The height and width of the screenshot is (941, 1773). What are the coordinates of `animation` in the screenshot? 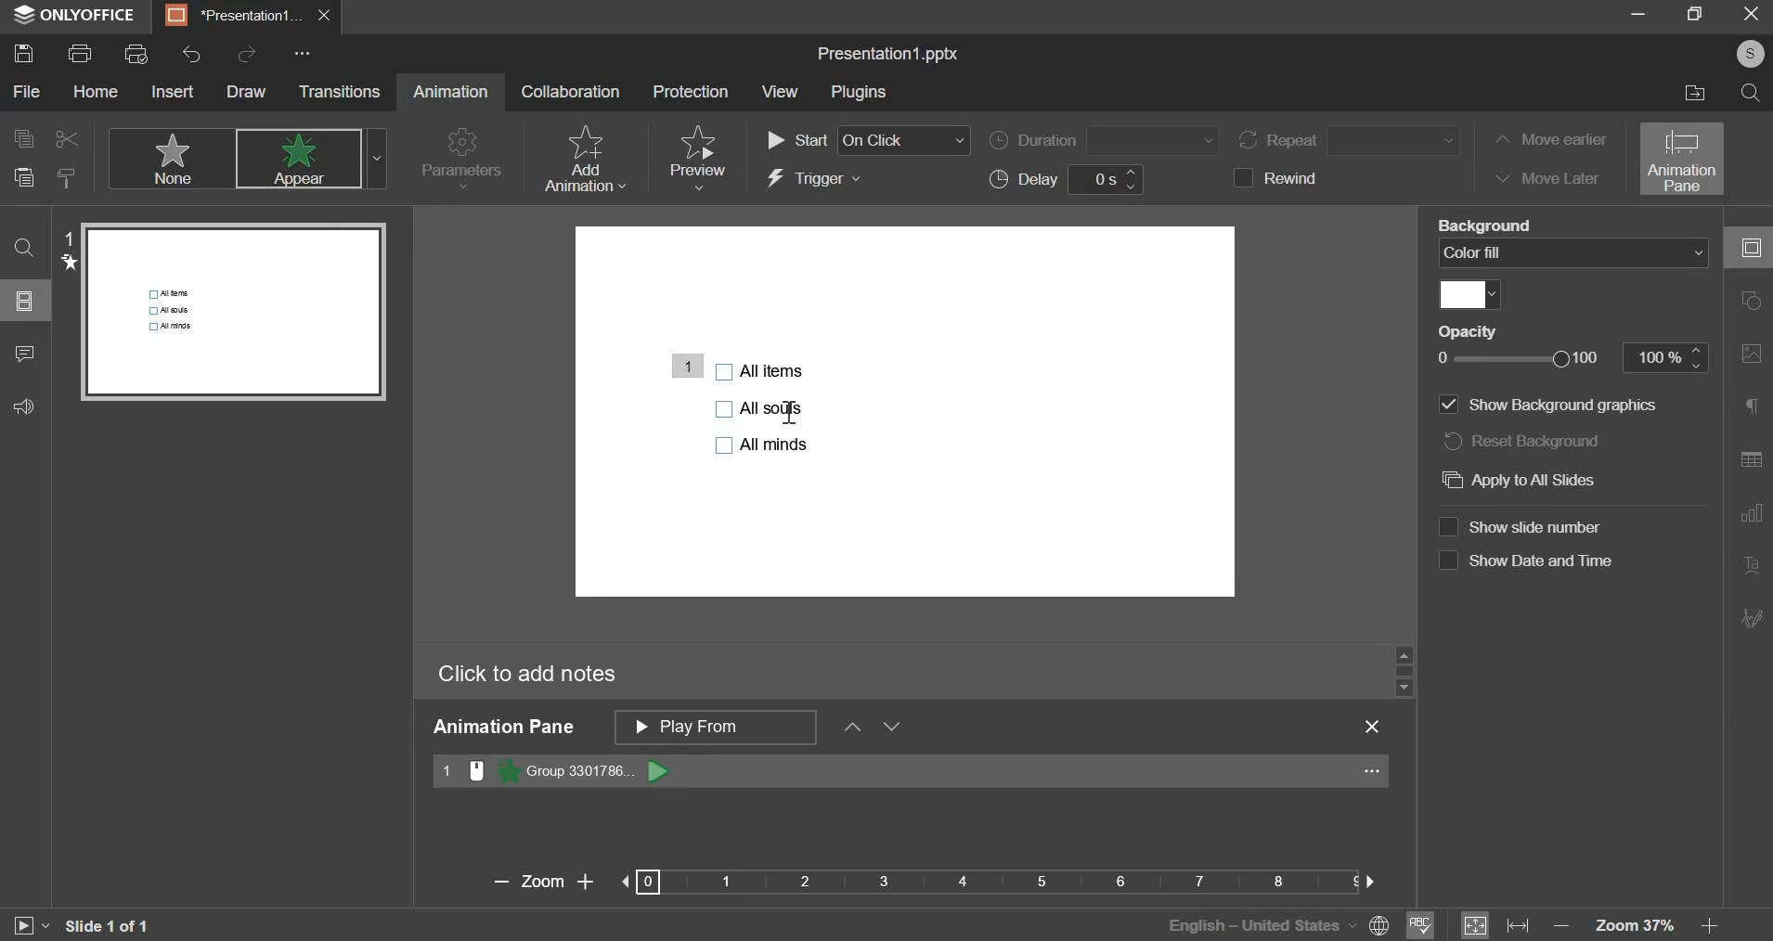 It's located at (450, 91).